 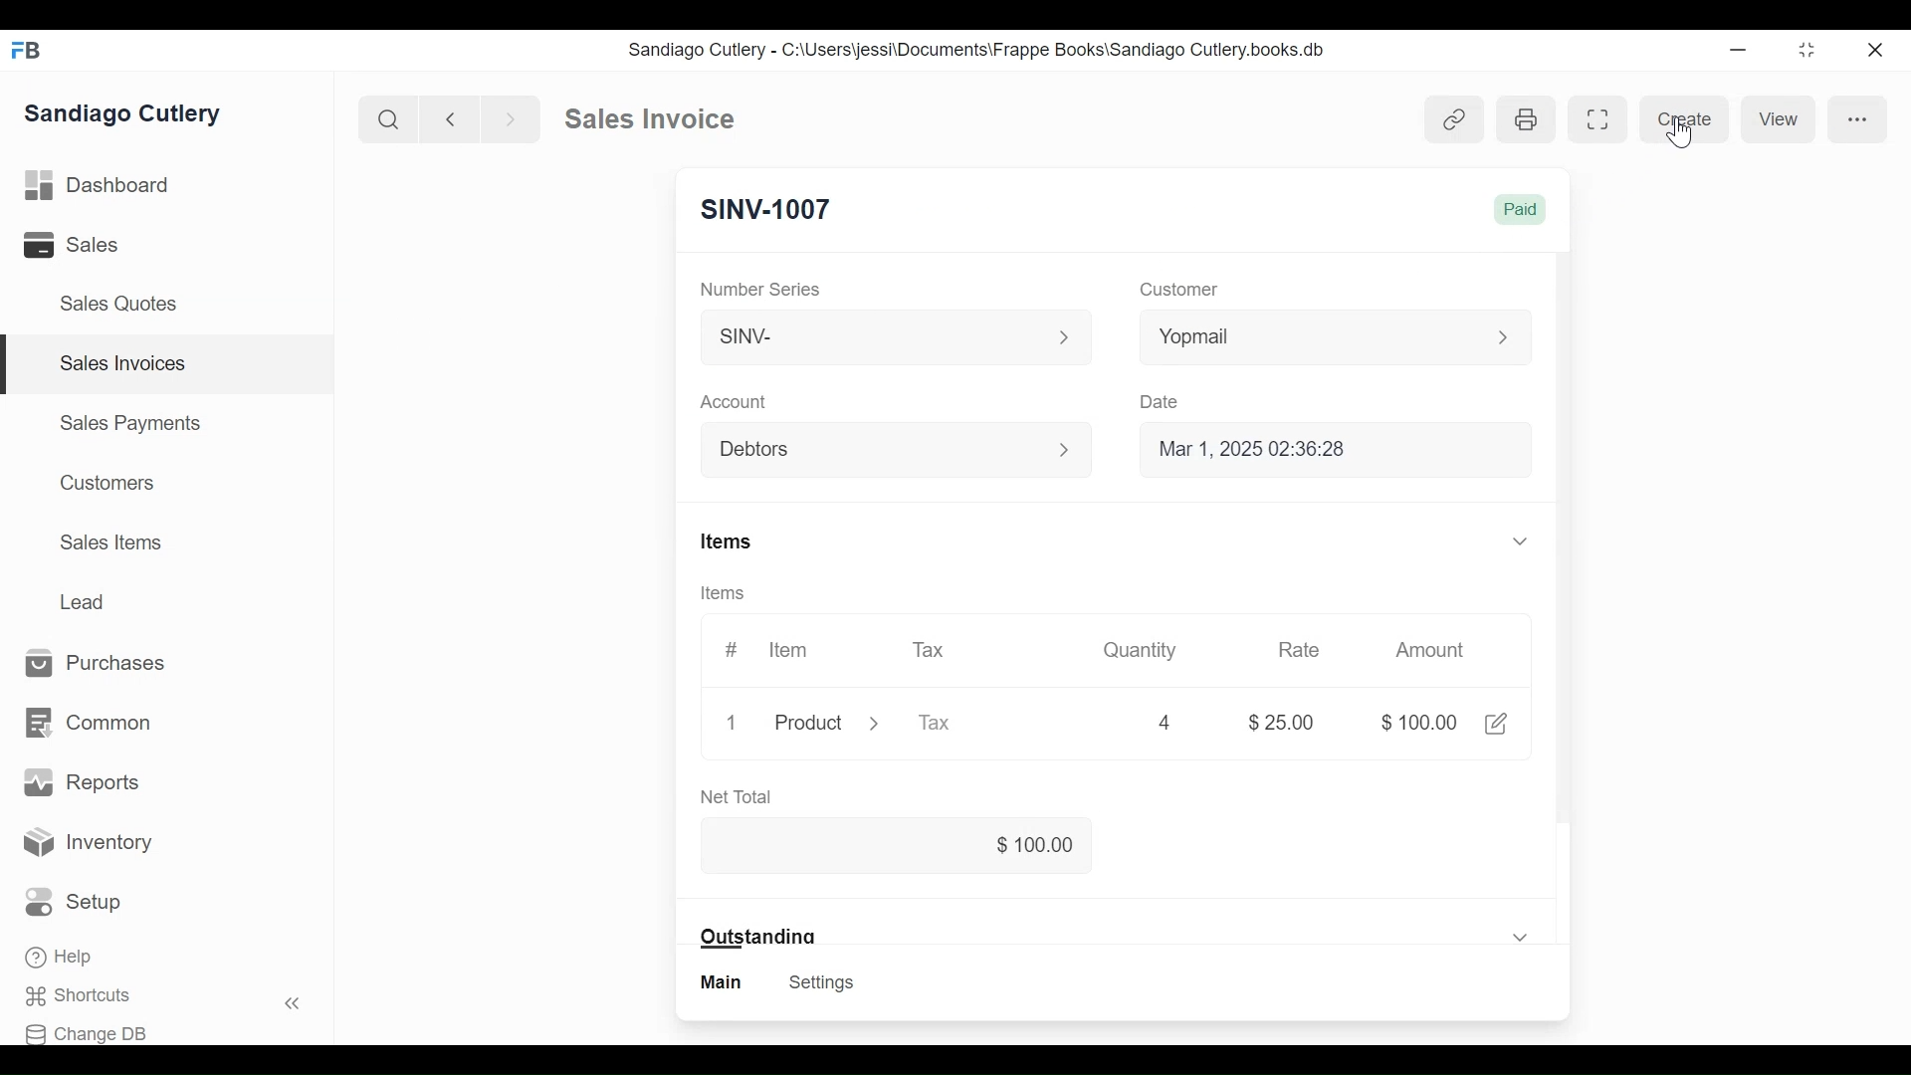 What do you see at coordinates (294, 1003) in the screenshot?
I see `Hide sidebar` at bounding box center [294, 1003].